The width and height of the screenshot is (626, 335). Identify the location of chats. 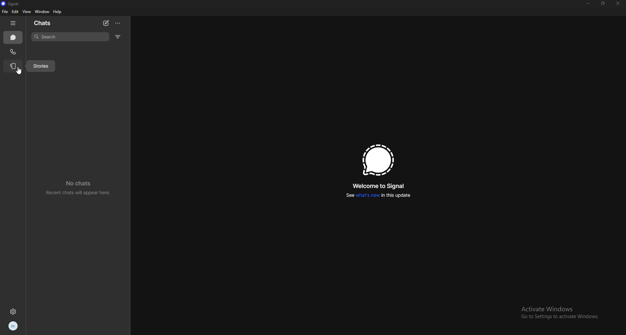
(43, 23).